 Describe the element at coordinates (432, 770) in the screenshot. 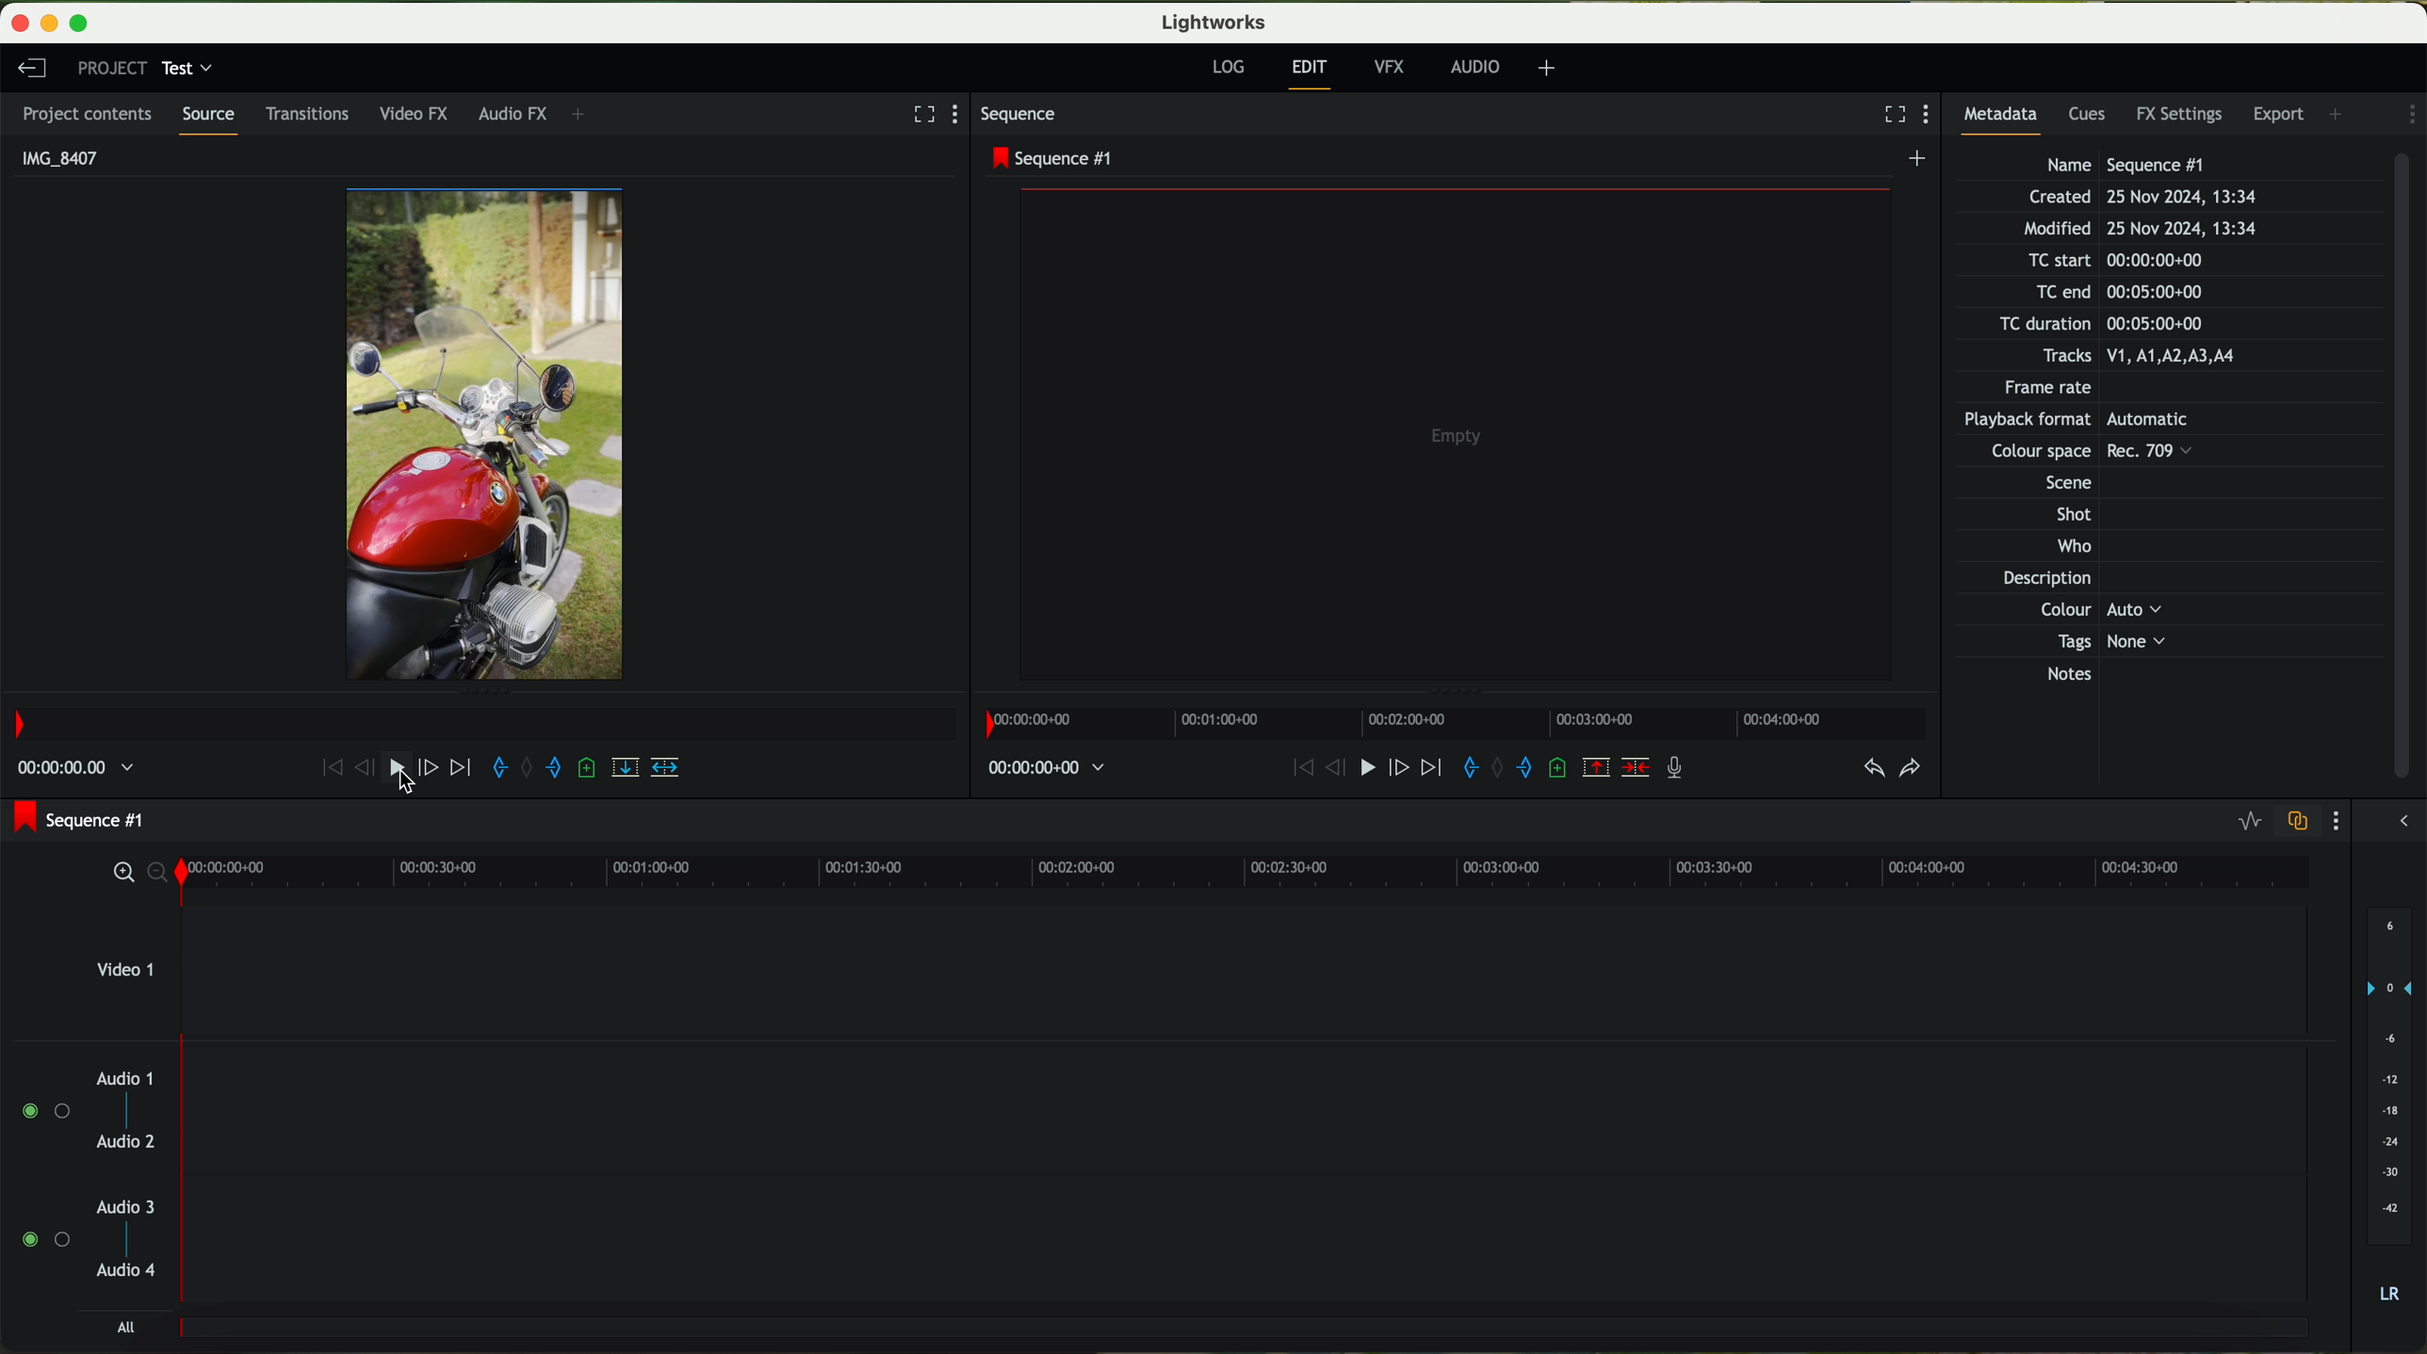

I see `nudge one frame forward` at that location.